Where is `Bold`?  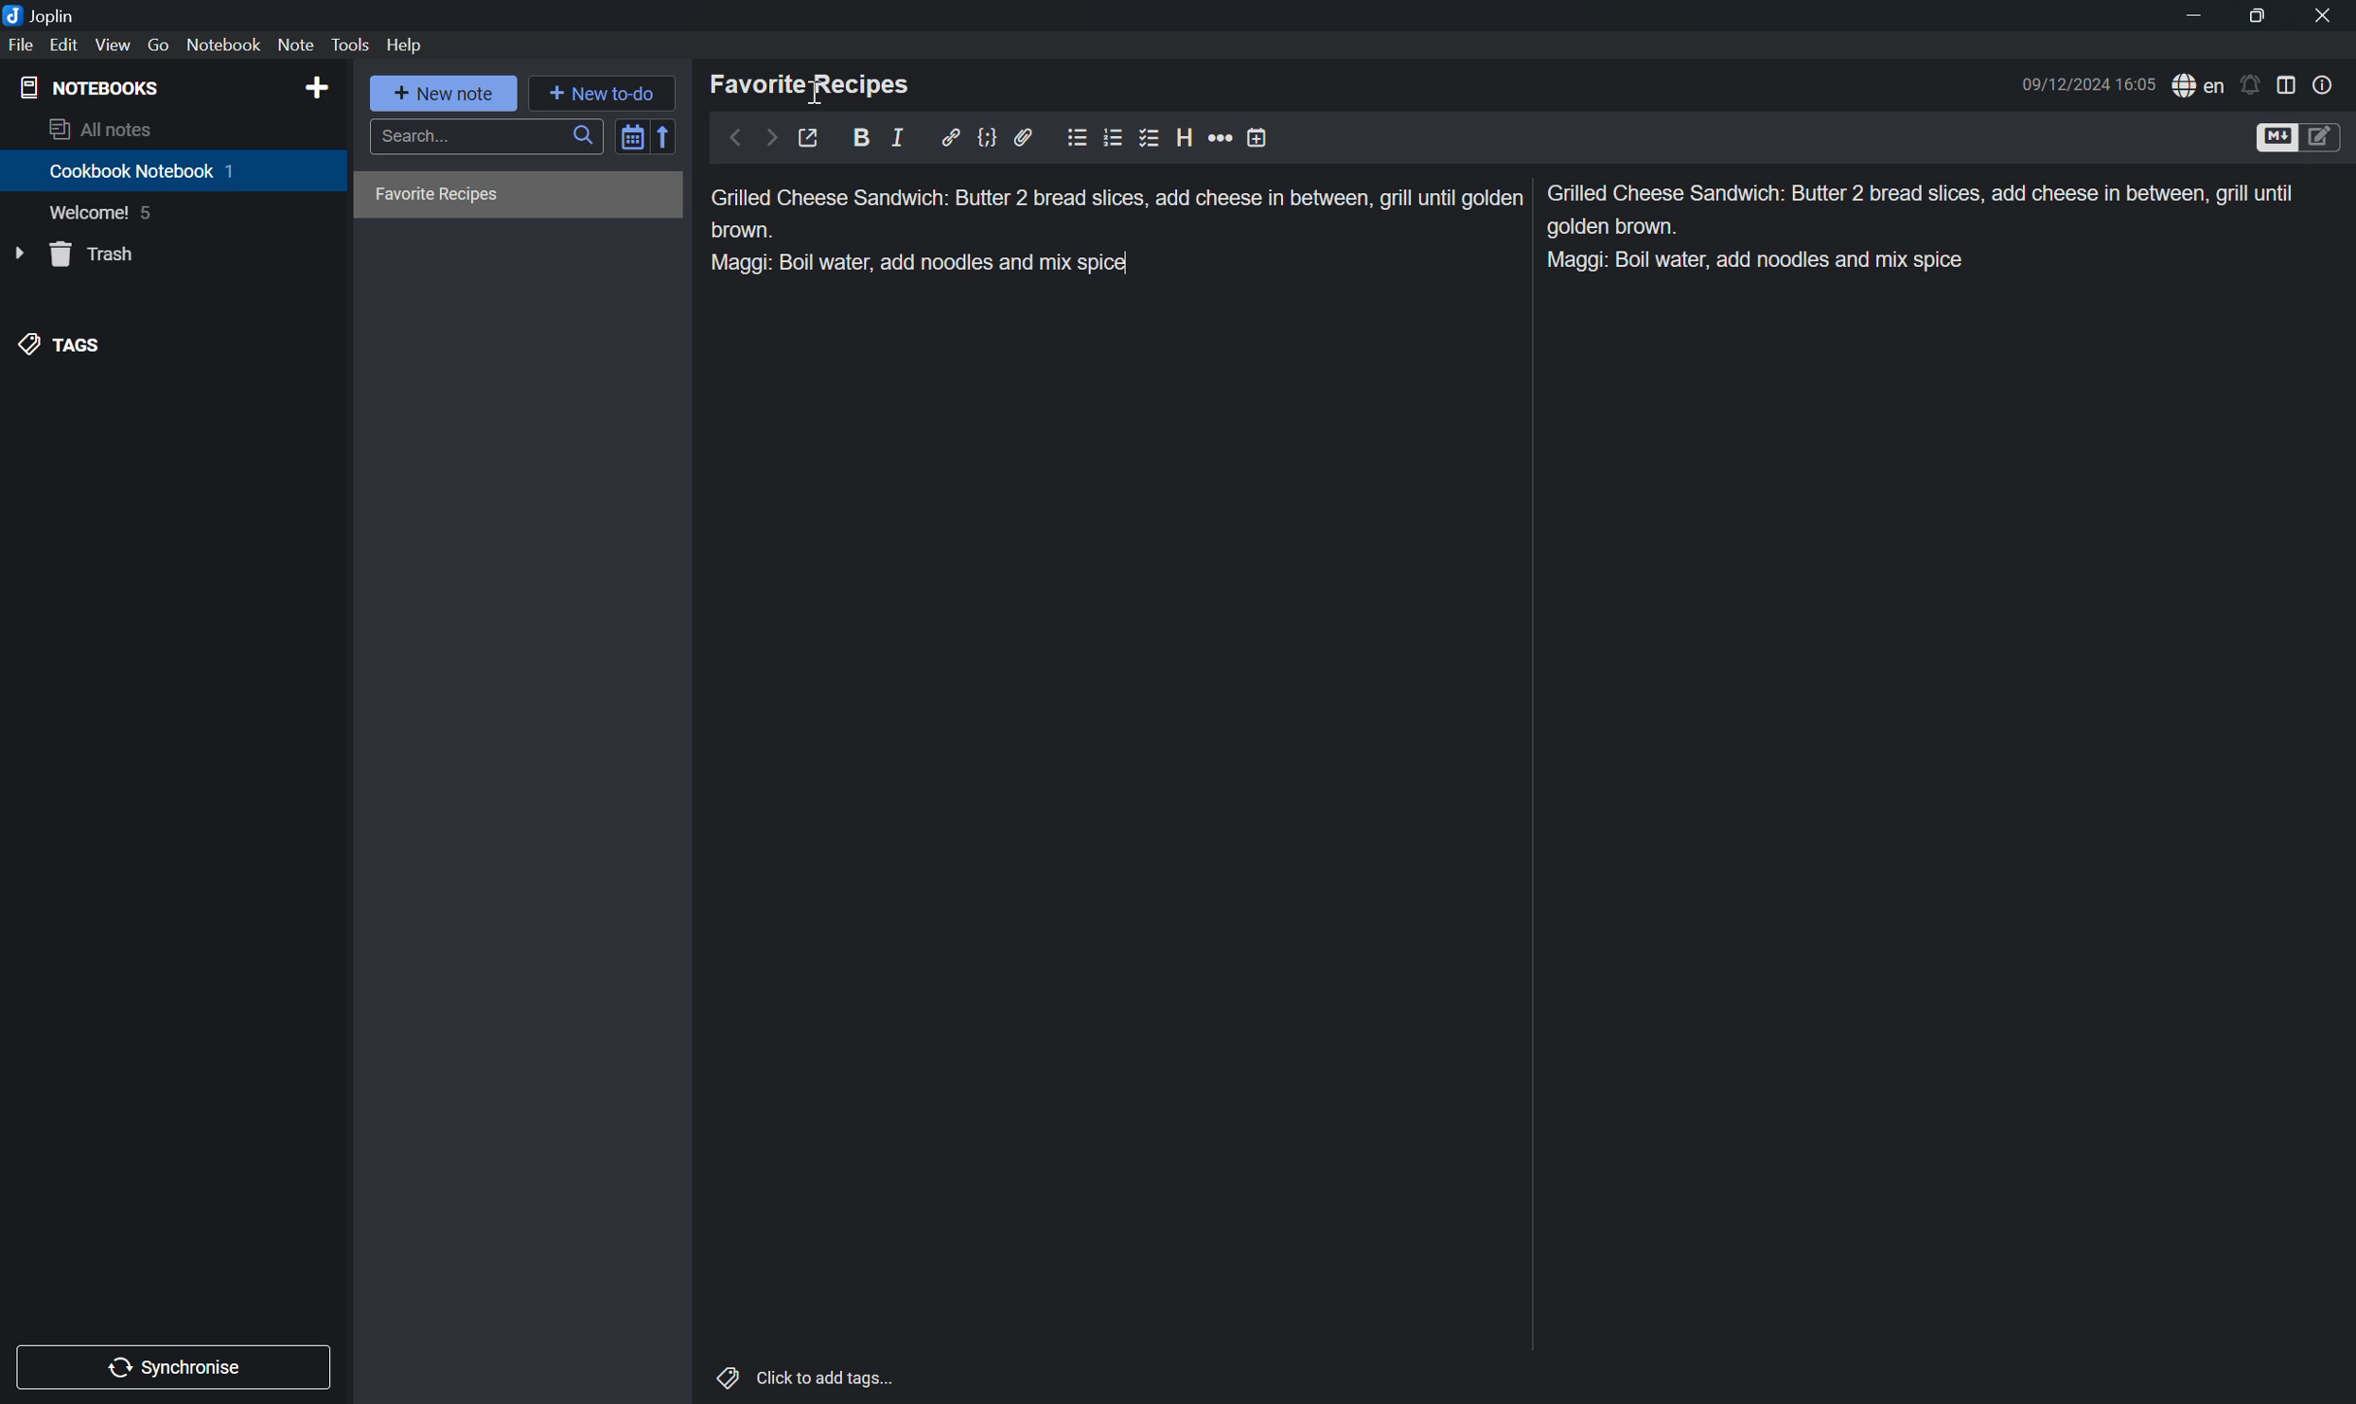 Bold is located at coordinates (865, 134).